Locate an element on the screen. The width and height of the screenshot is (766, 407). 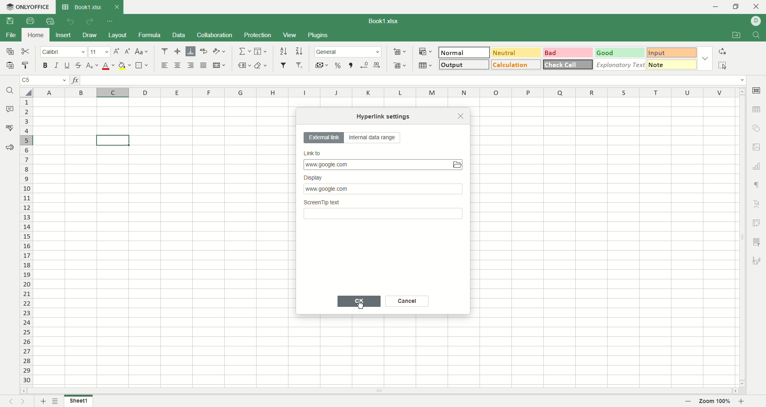
wrap text is located at coordinates (204, 51).